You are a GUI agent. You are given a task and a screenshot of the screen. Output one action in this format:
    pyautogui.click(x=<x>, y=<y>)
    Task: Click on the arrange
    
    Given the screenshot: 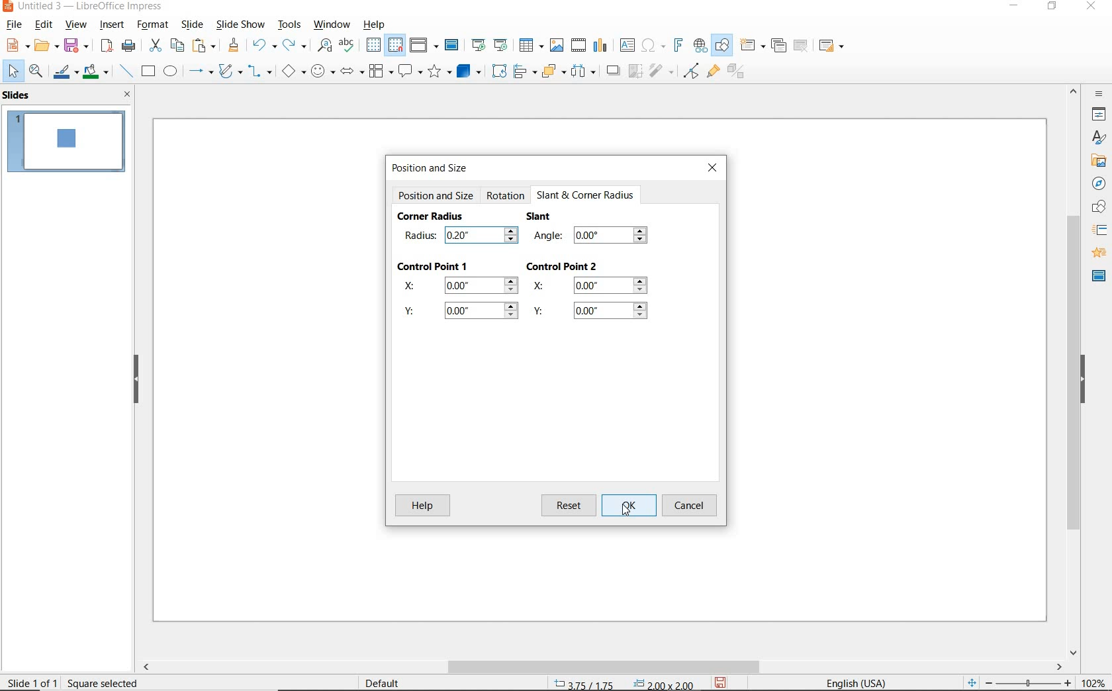 What is the action you would take?
    pyautogui.click(x=553, y=73)
    